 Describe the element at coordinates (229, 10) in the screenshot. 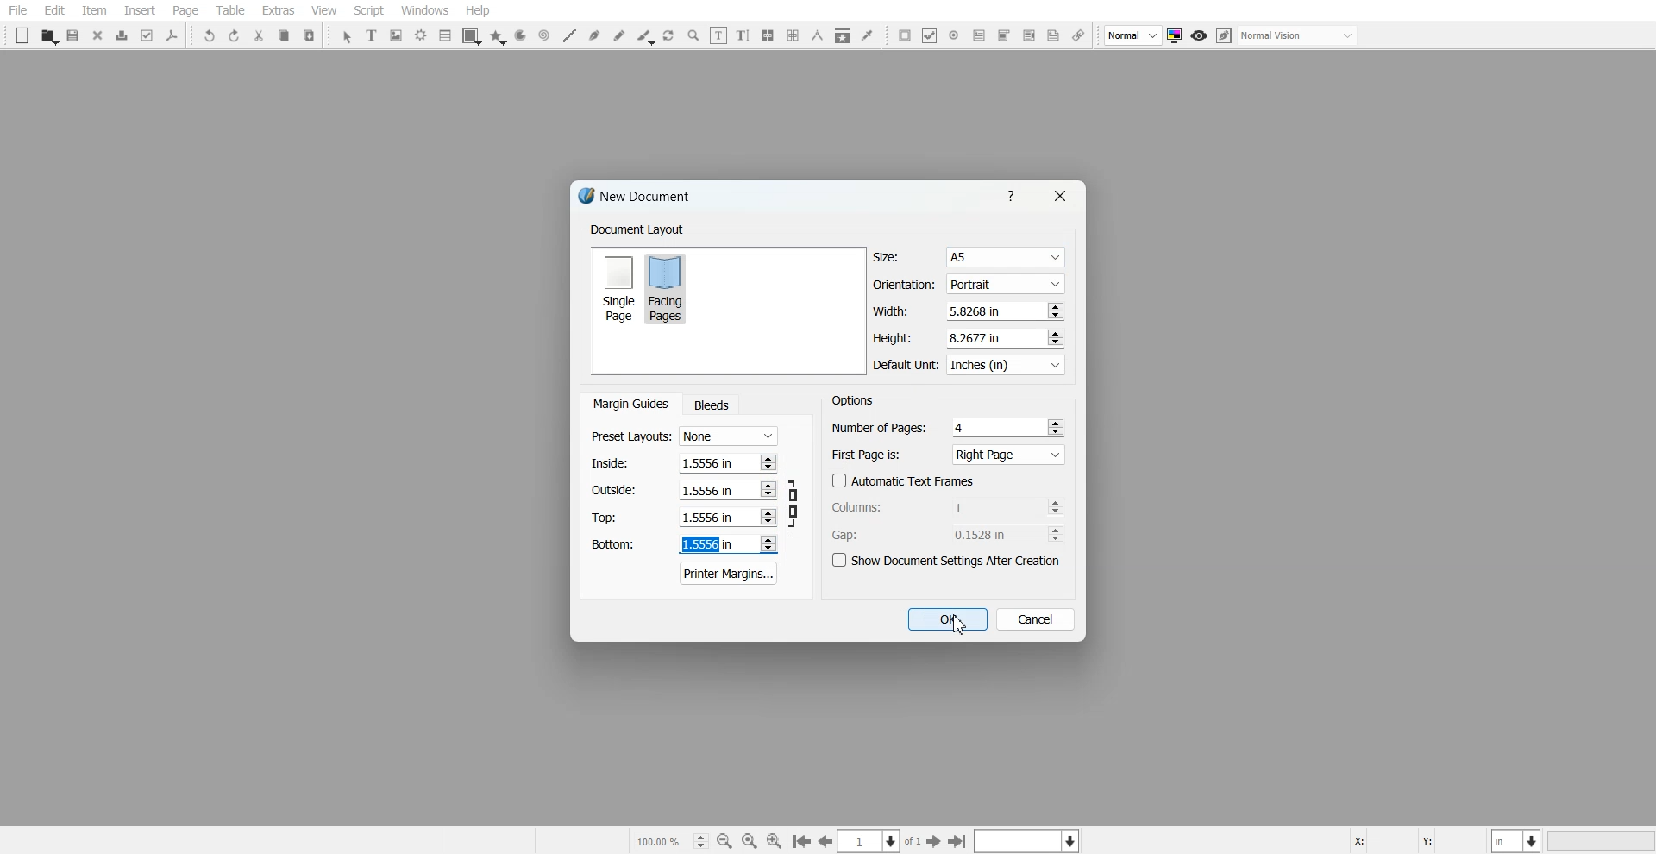

I see `Table` at that location.